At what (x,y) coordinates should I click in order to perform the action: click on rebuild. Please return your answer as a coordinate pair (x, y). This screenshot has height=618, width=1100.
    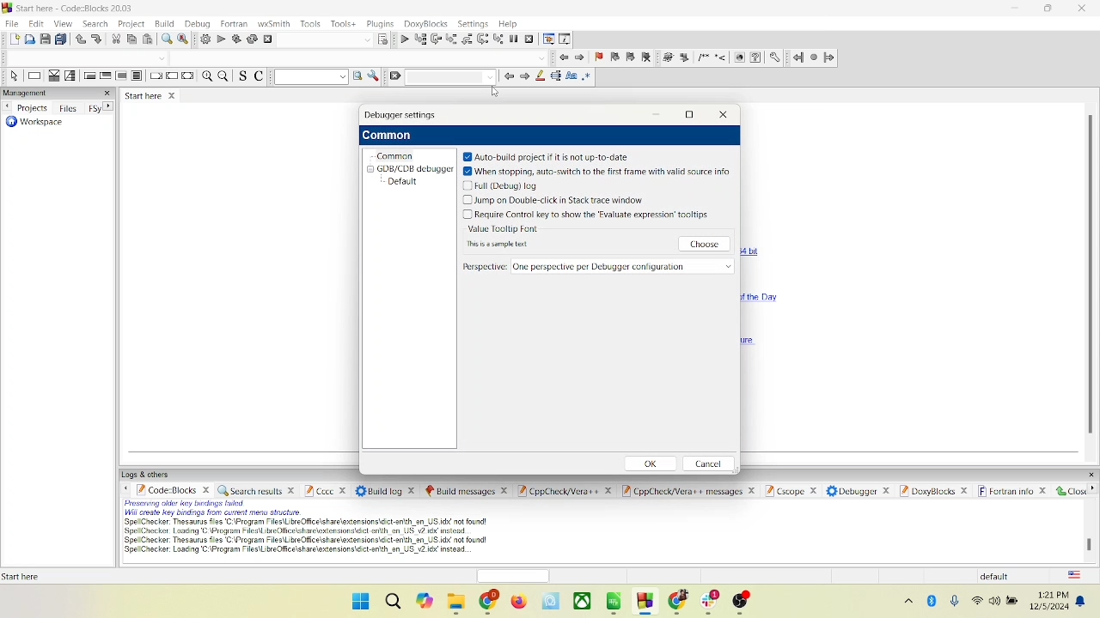
    Looking at the image, I should click on (252, 40).